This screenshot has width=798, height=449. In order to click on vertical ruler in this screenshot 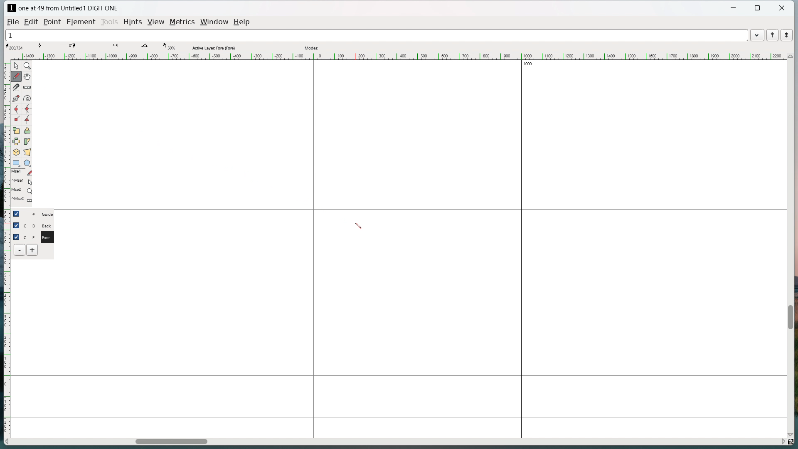, I will do `click(6, 244)`.